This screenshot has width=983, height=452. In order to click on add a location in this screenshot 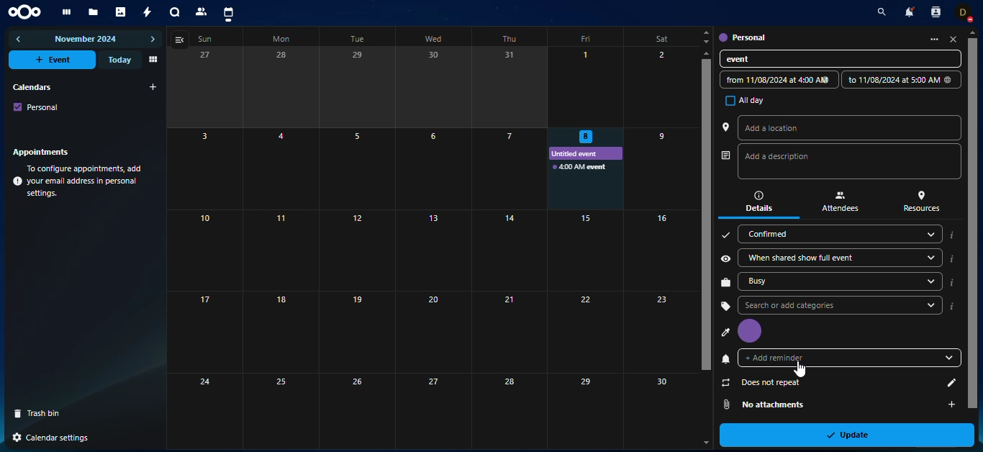, I will do `click(786, 127)`.